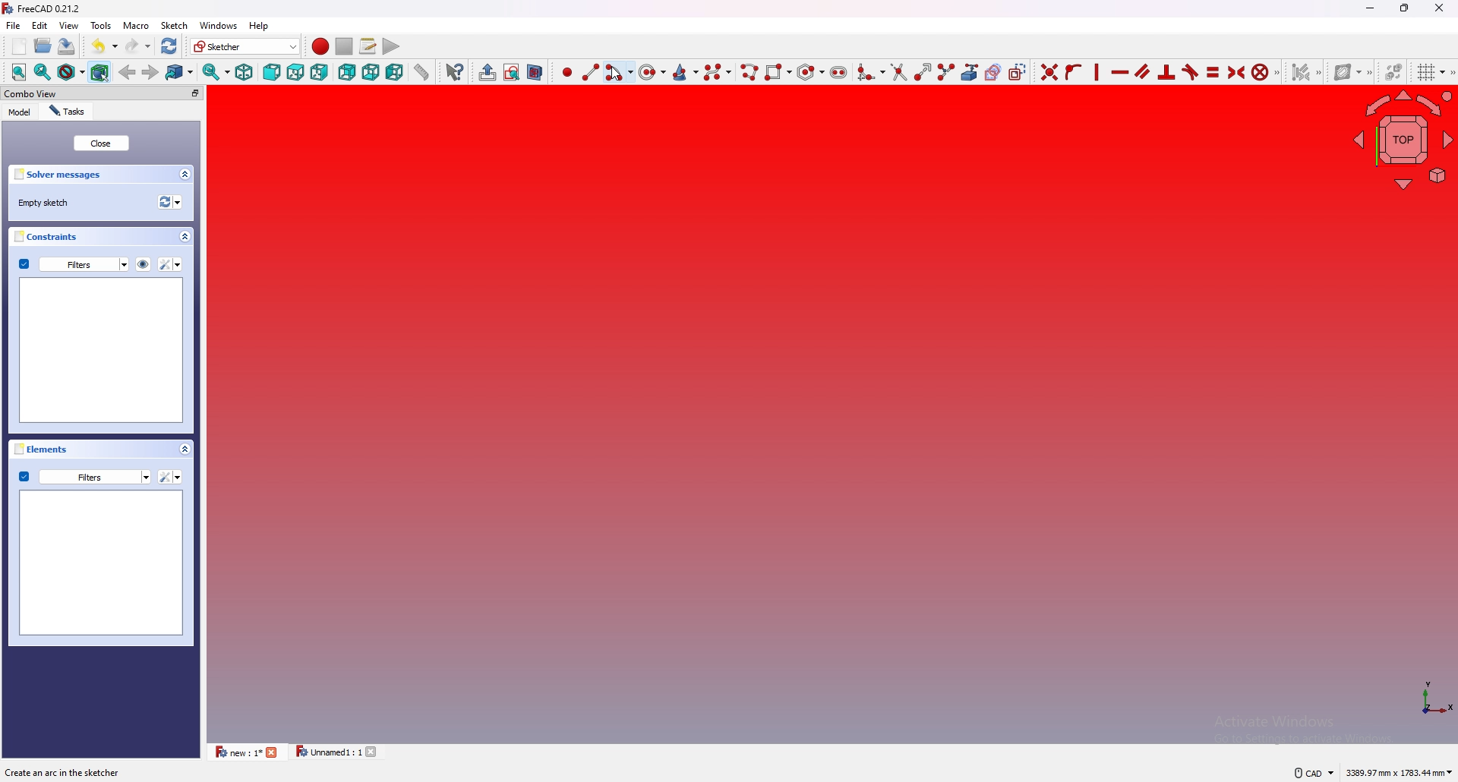 Image resolution: width=1458 pixels, height=782 pixels. I want to click on save, so click(65, 46).